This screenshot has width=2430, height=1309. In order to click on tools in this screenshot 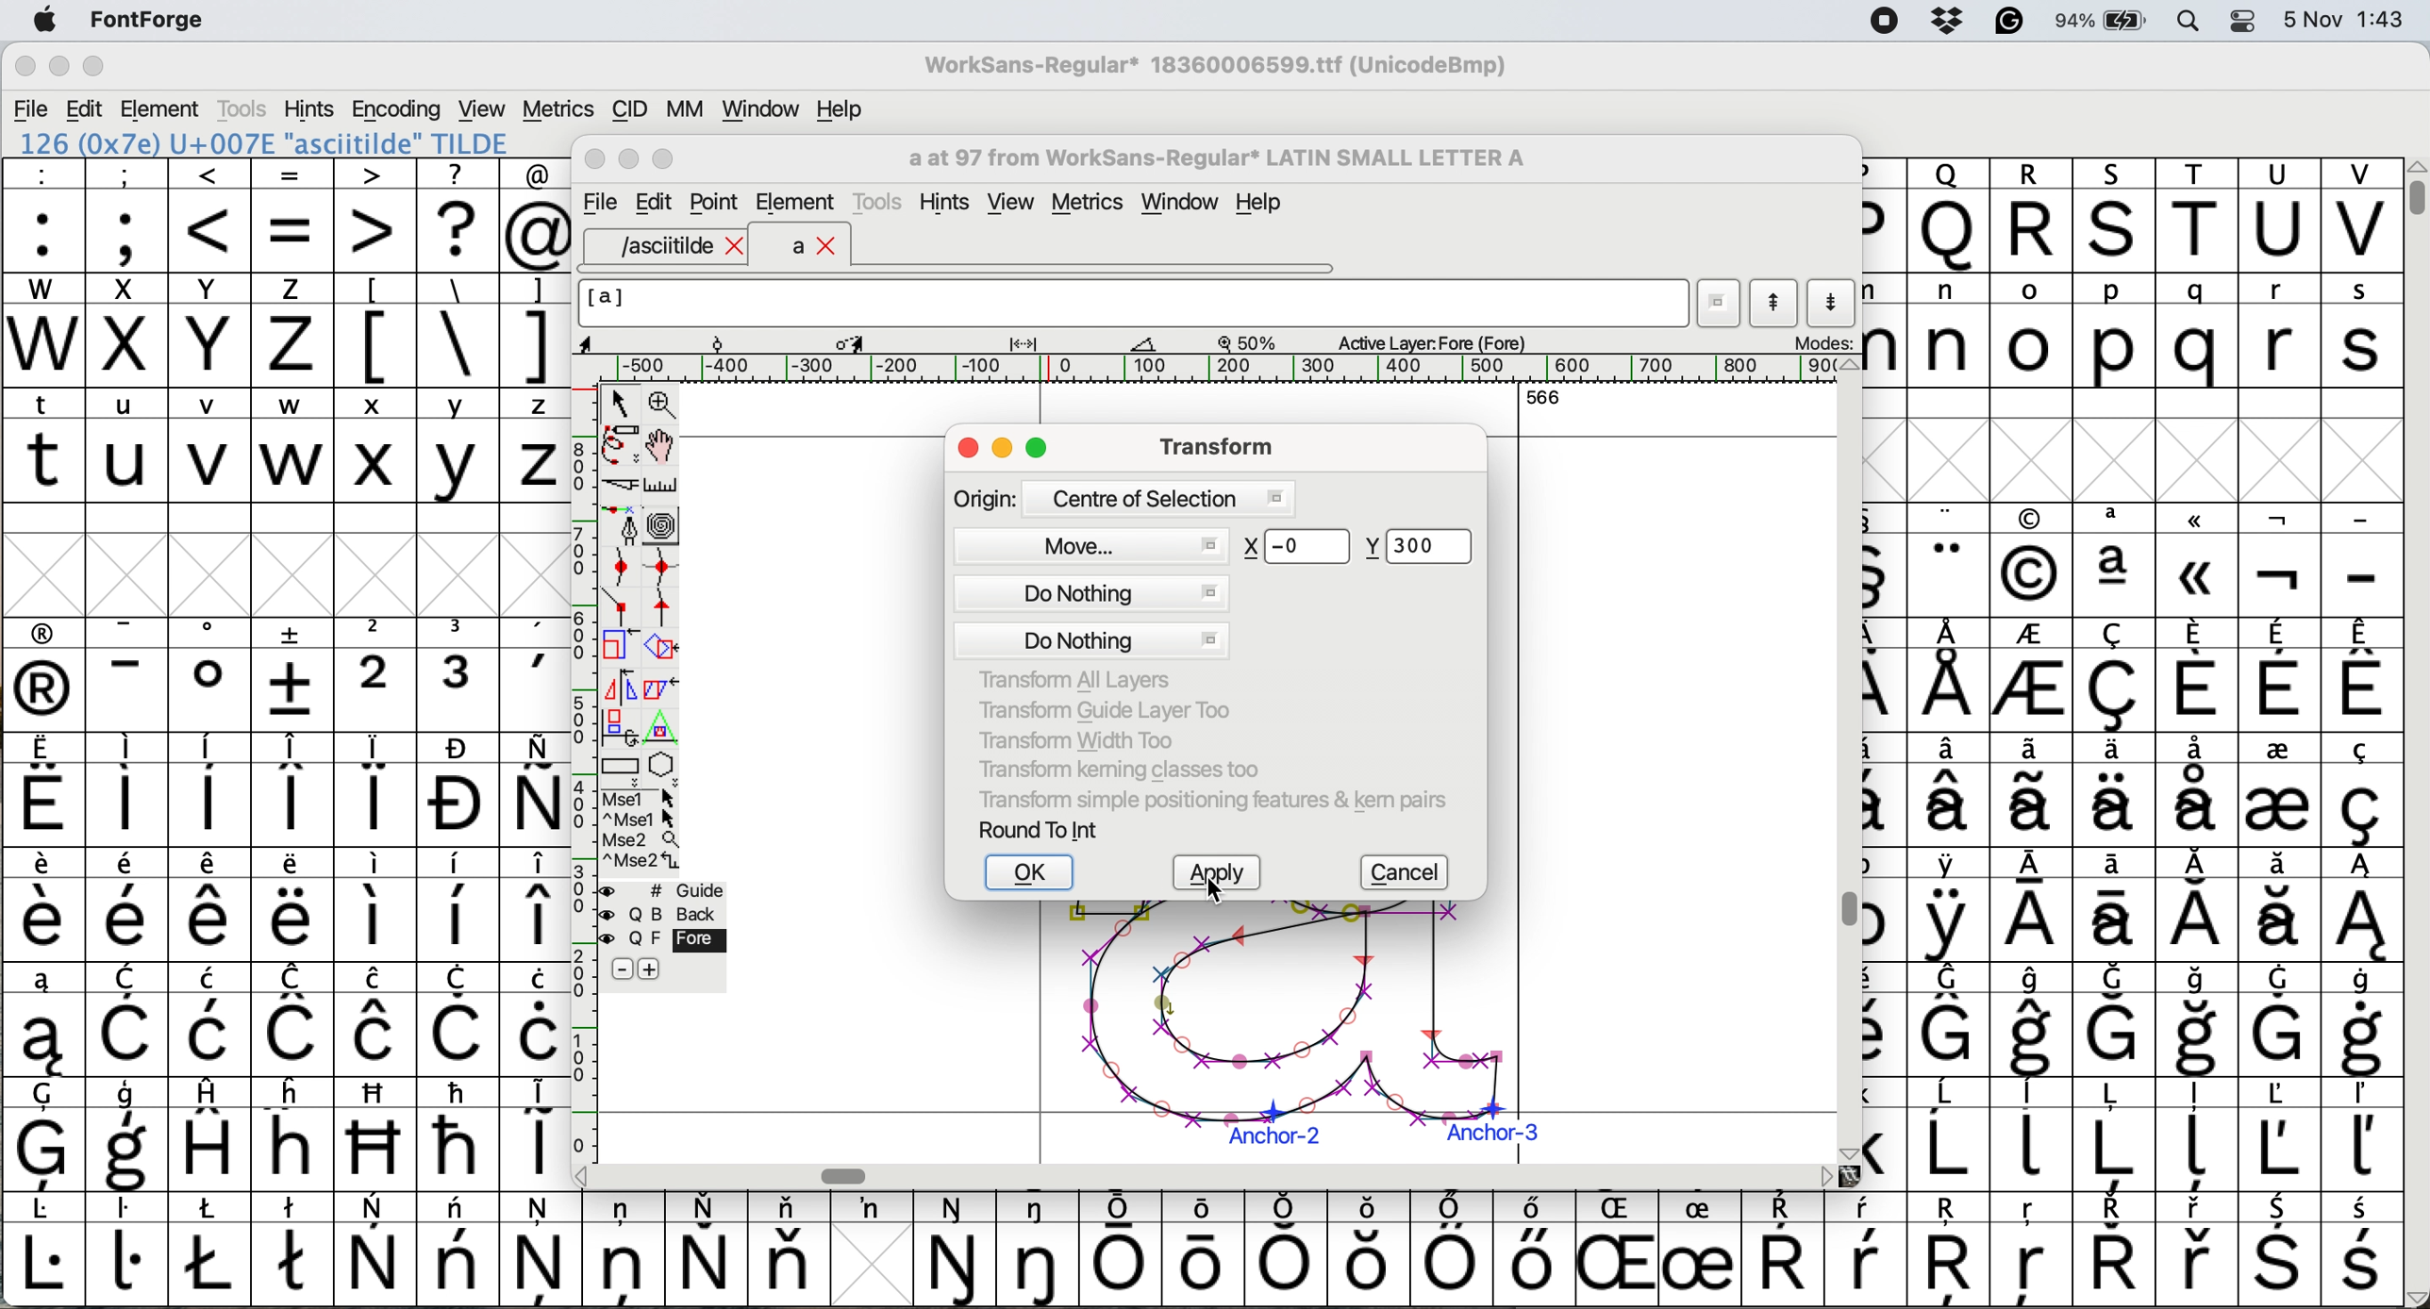, I will do `click(881, 199)`.